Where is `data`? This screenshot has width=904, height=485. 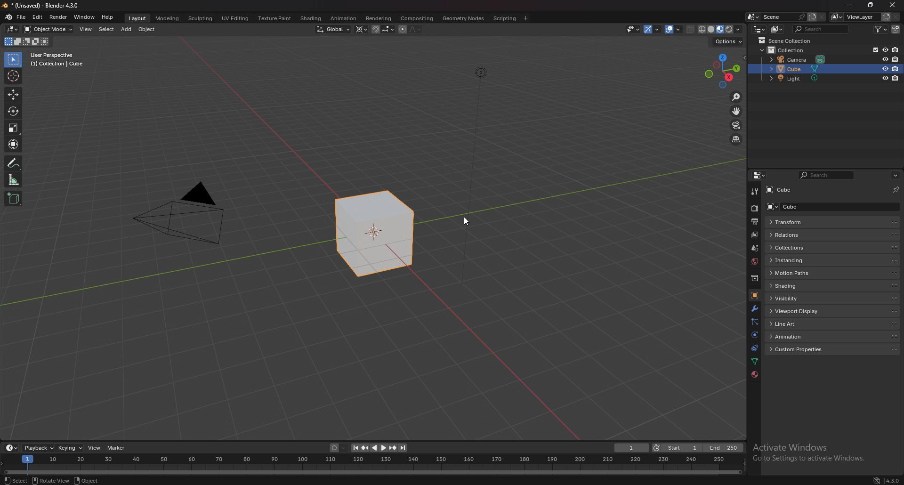
data is located at coordinates (754, 362).